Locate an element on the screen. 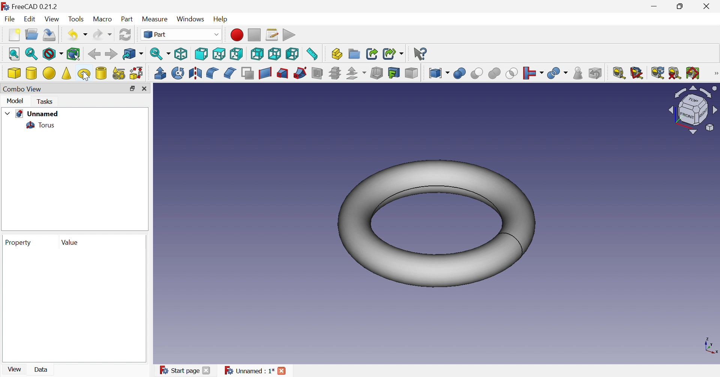  Thickness is located at coordinates (377, 73).